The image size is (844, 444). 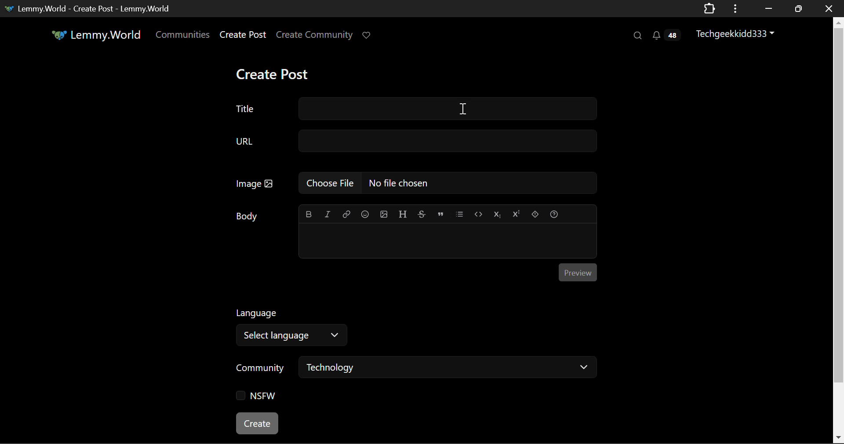 What do you see at coordinates (829, 8) in the screenshot?
I see `Close Window` at bounding box center [829, 8].